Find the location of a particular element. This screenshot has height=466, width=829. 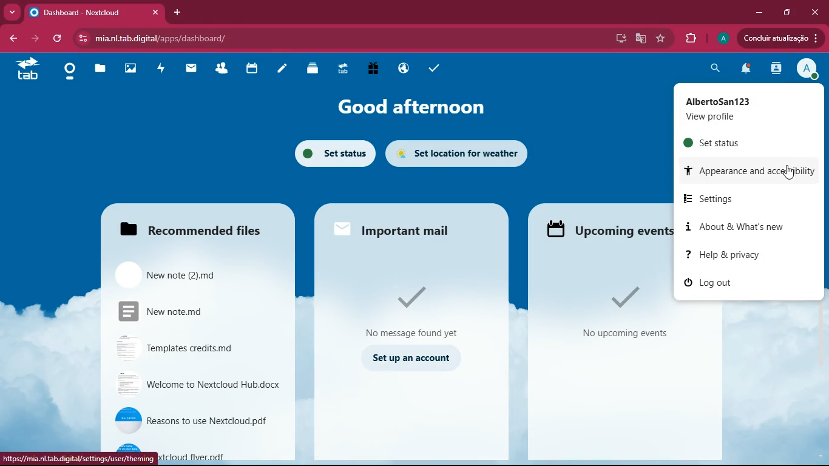

set location for weather is located at coordinates (464, 150).